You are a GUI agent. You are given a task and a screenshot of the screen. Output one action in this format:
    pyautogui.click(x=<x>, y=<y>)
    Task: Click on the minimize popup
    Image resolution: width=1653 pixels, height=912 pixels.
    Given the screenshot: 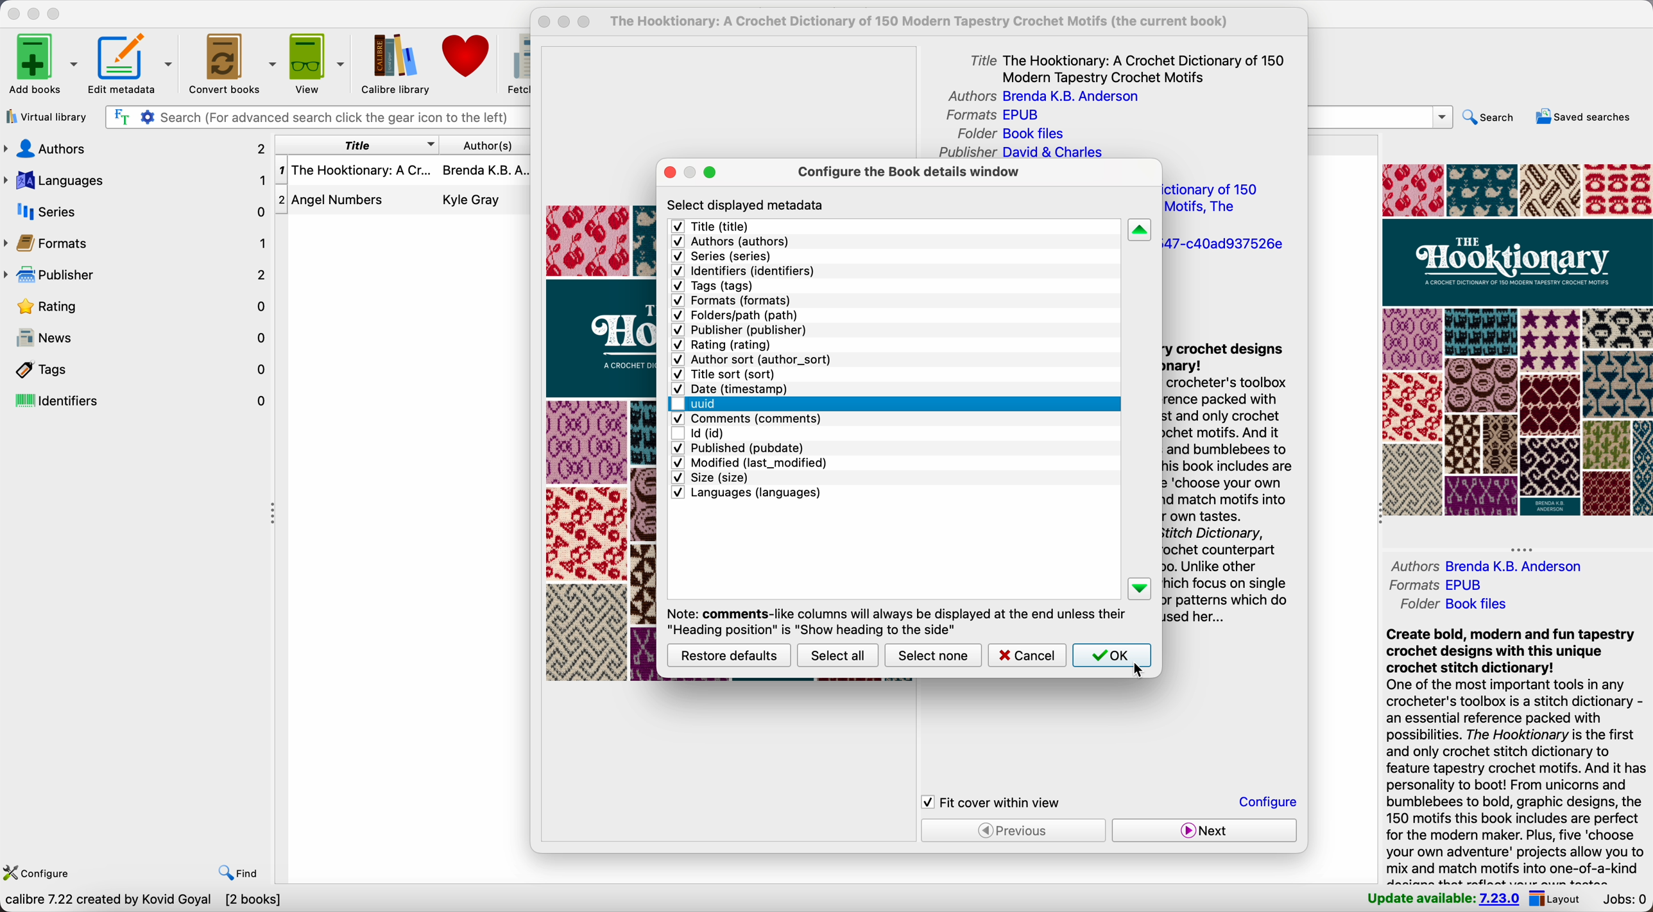 What is the action you would take?
    pyautogui.click(x=694, y=171)
    